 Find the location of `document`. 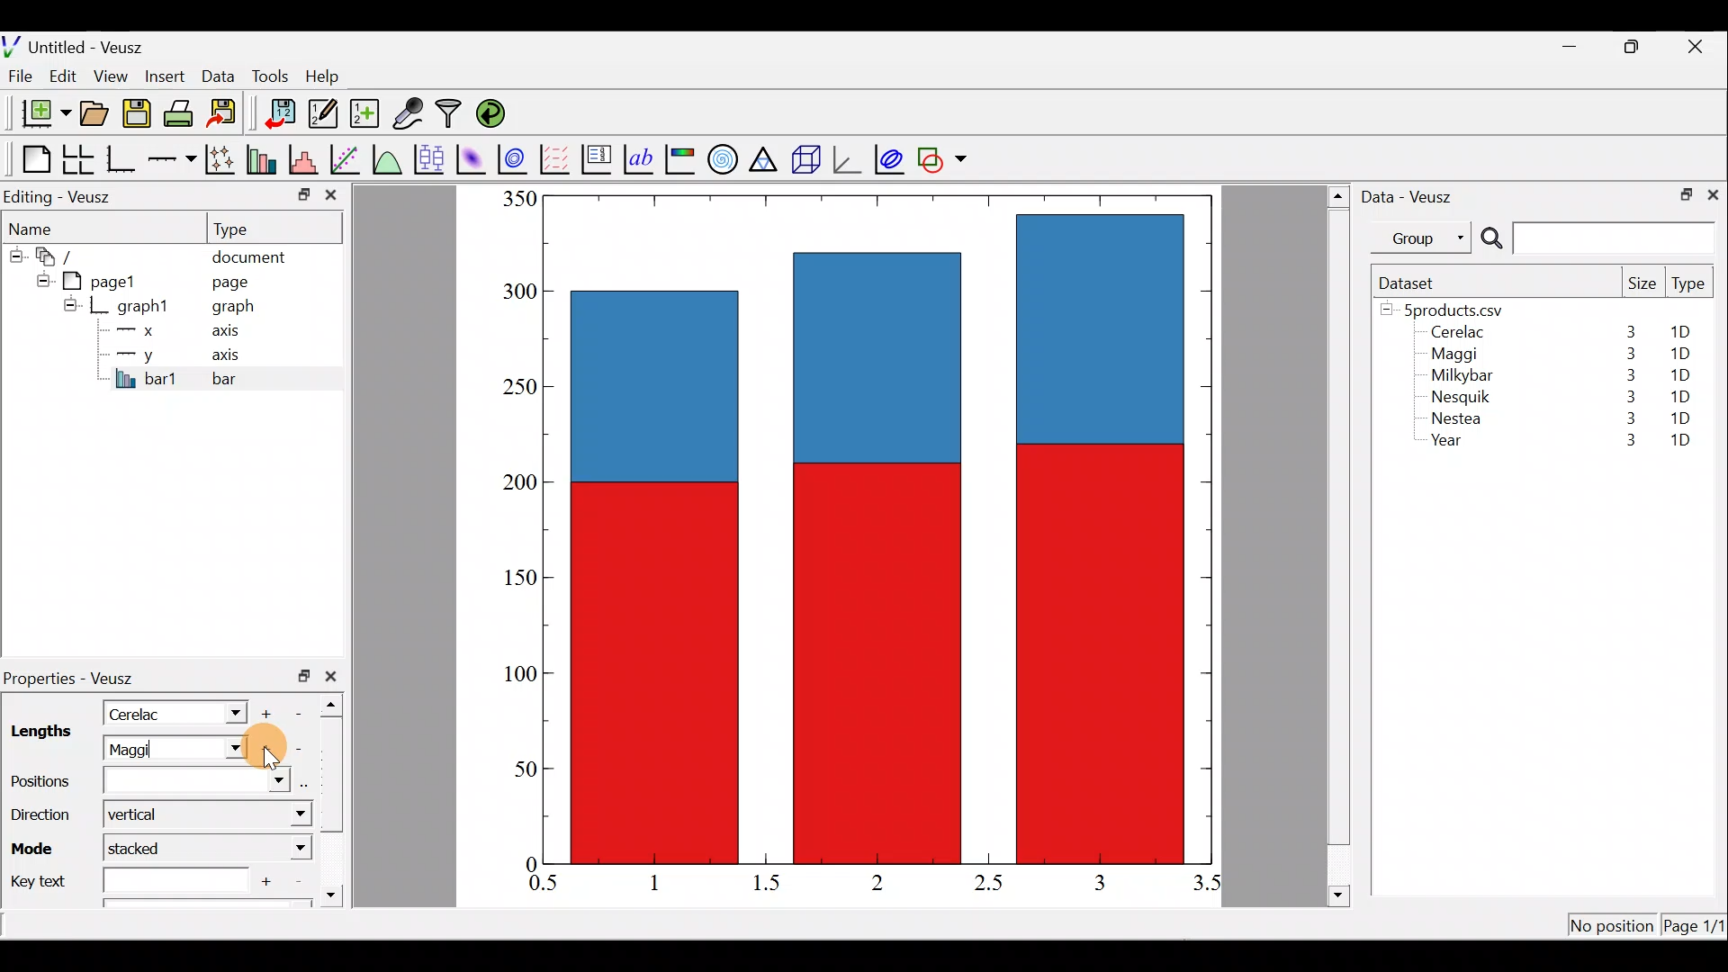

document is located at coordinates (248, 254).